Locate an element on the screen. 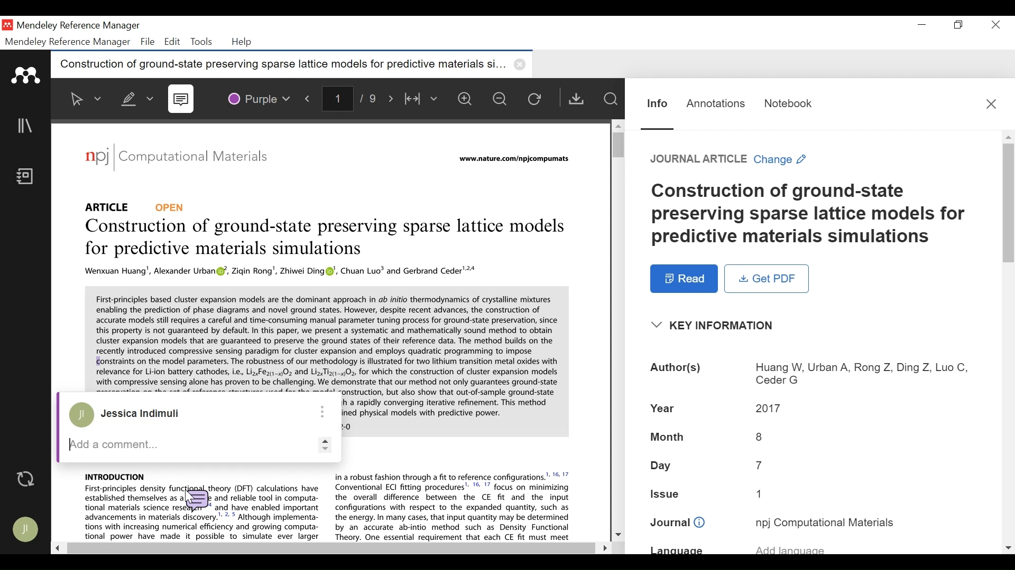 This screenshot has height=570, width=1015. Read is located at coordinates (684, 279).